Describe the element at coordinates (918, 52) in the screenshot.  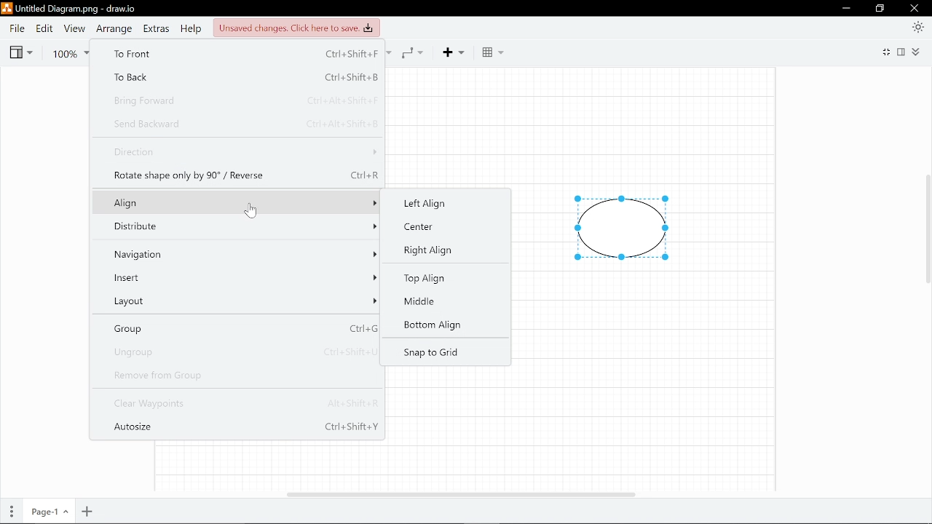
I see `Collapse/expand` at that location.